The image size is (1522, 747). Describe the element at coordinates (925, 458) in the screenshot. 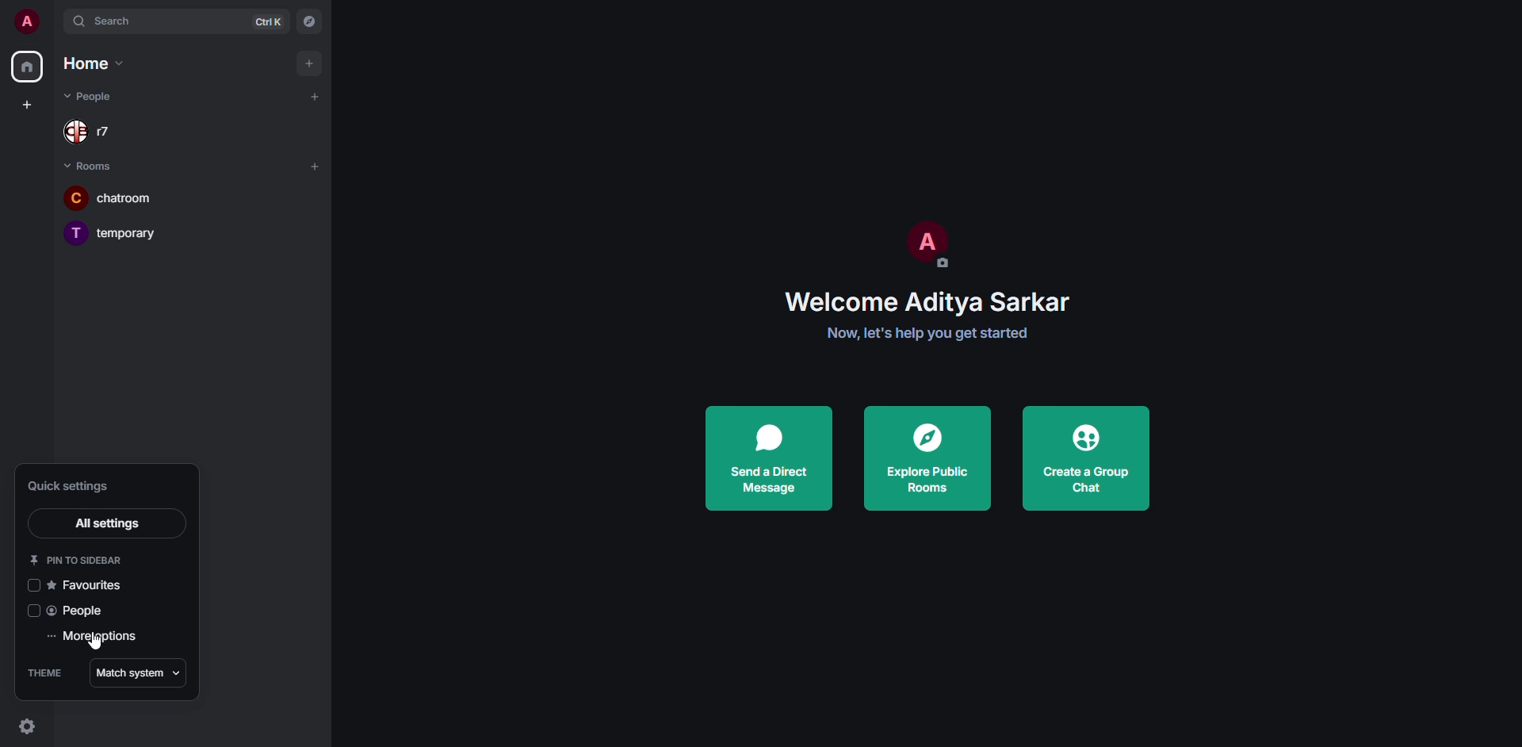

I see `explore public rooms` at that location.